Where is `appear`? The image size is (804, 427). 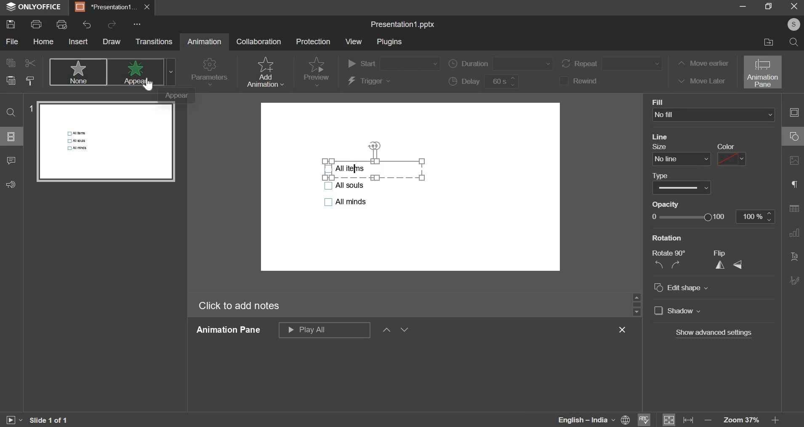 appear is located at coordinates (141, 72).